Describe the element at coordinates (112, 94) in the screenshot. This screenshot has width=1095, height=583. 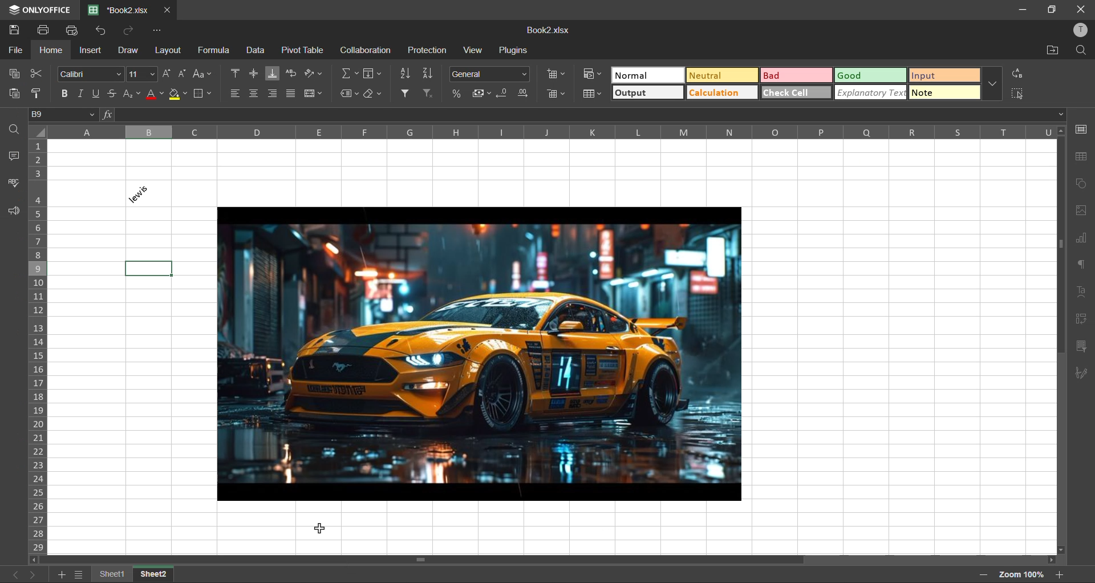
I see `strikethrough` at that location.